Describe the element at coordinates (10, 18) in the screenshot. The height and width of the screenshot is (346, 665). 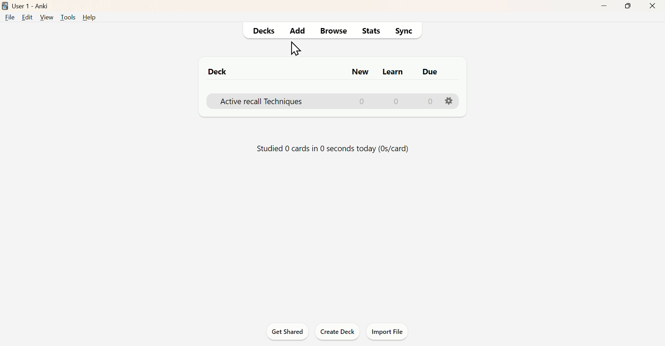
I see `File` at that location.